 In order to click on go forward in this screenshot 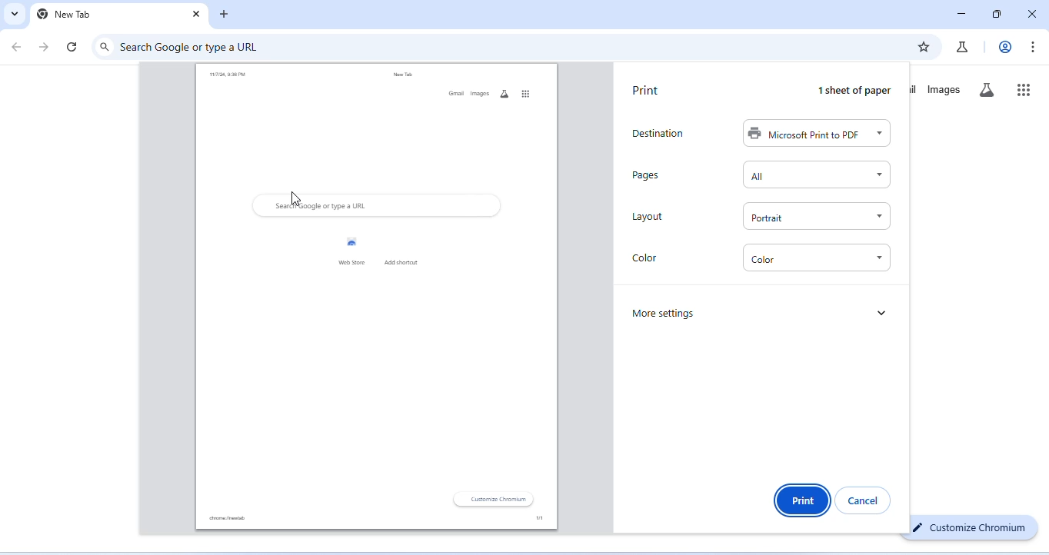, I will do `click(46, 46)`.